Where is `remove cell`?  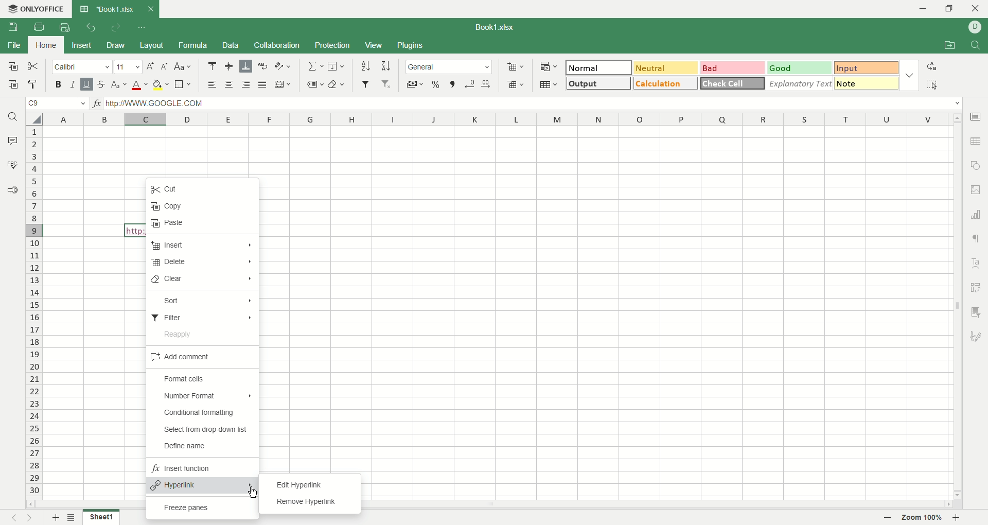 remove cell is located at coordinates (515, 84).